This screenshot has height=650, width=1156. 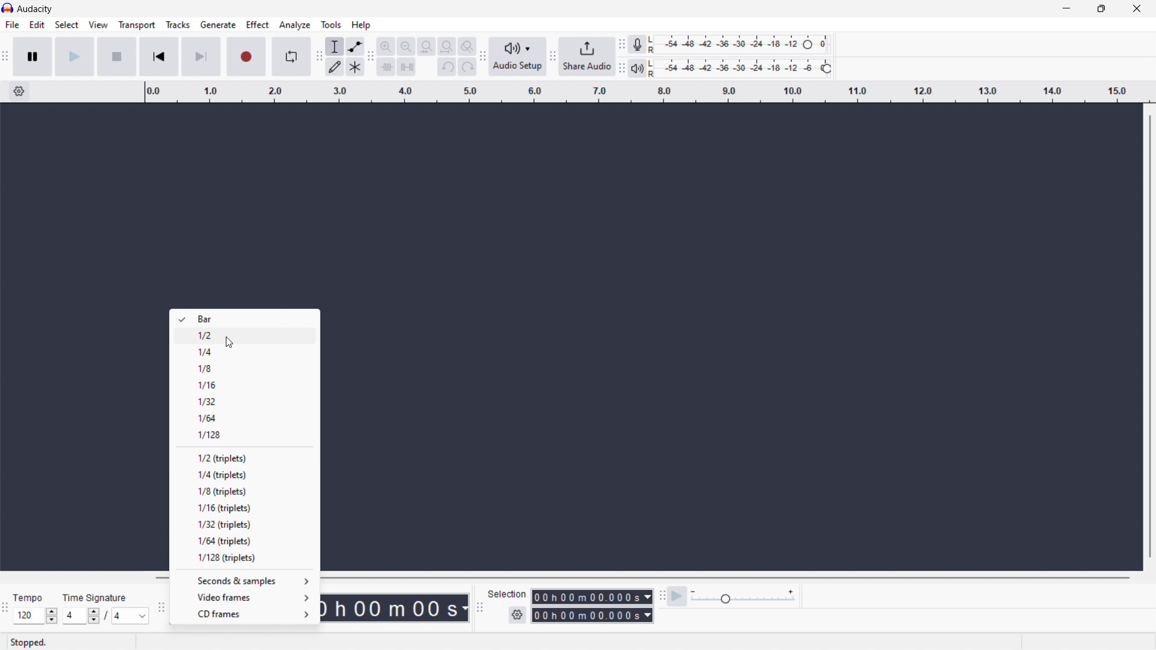 What do you see at coordinates (244, 492) in the screenshot?
I see `1/8 (triplets)` at bounding box center [244, 492].